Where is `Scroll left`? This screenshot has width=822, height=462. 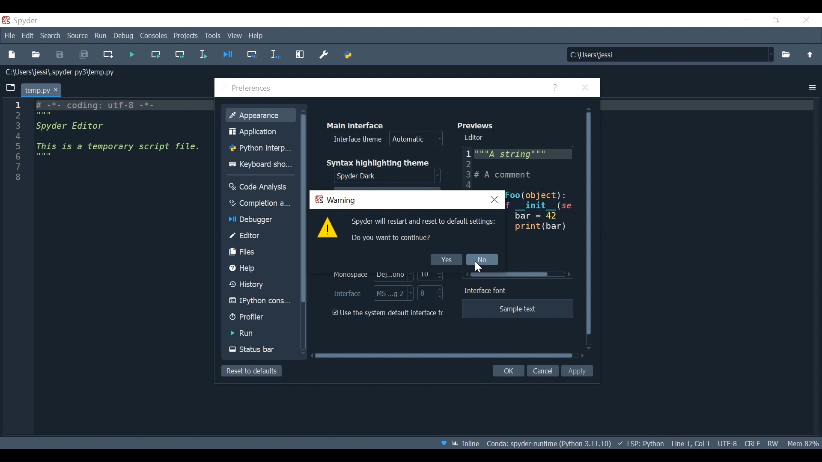 Scroll left is located at coordinates (467, 274).